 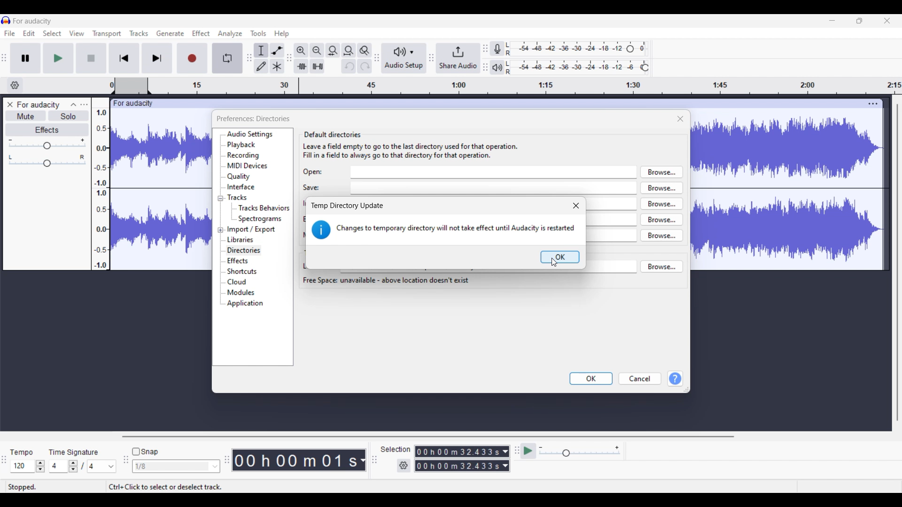 What do you see at coordinates (47, 130) in the screenshot?
I see `Effects` at bounding box center [47, 130].